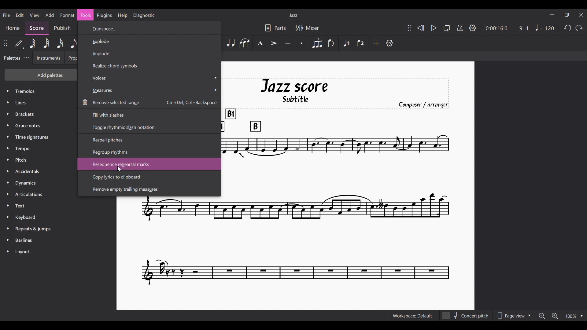 Image resolution: width=587 pixels, height=330 pixels. Describe the element at coordinates (39, 171) in the screenshot. I see `Accidentals` at that location.